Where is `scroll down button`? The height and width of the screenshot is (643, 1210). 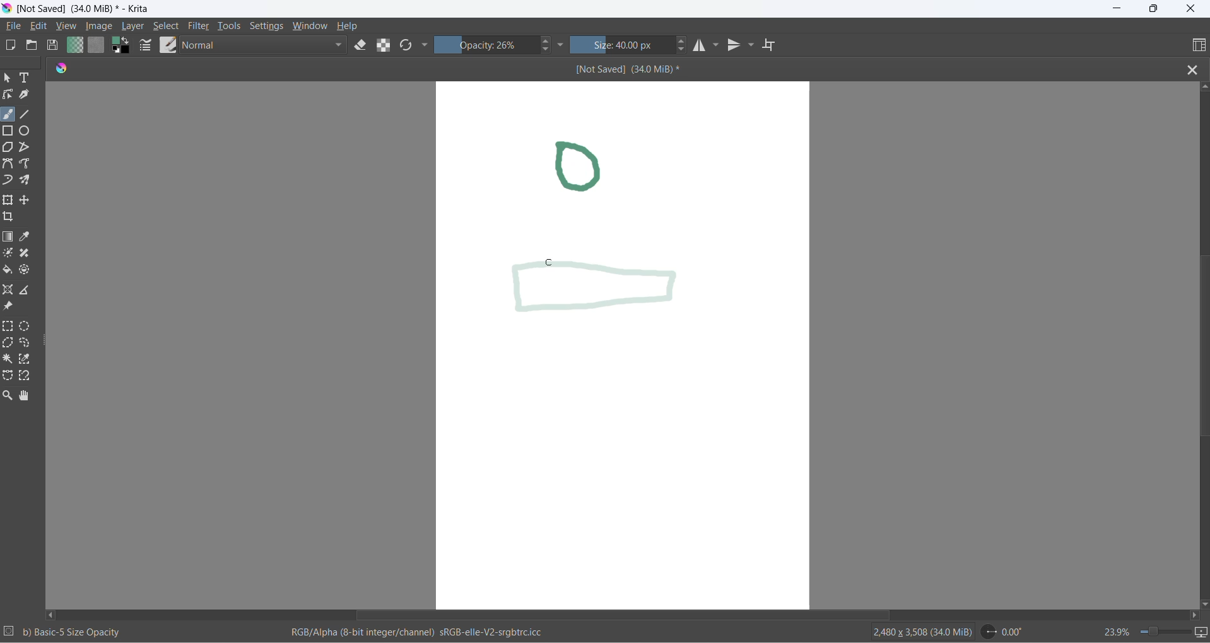 scroll down button is located at coordinates (1202, 603).